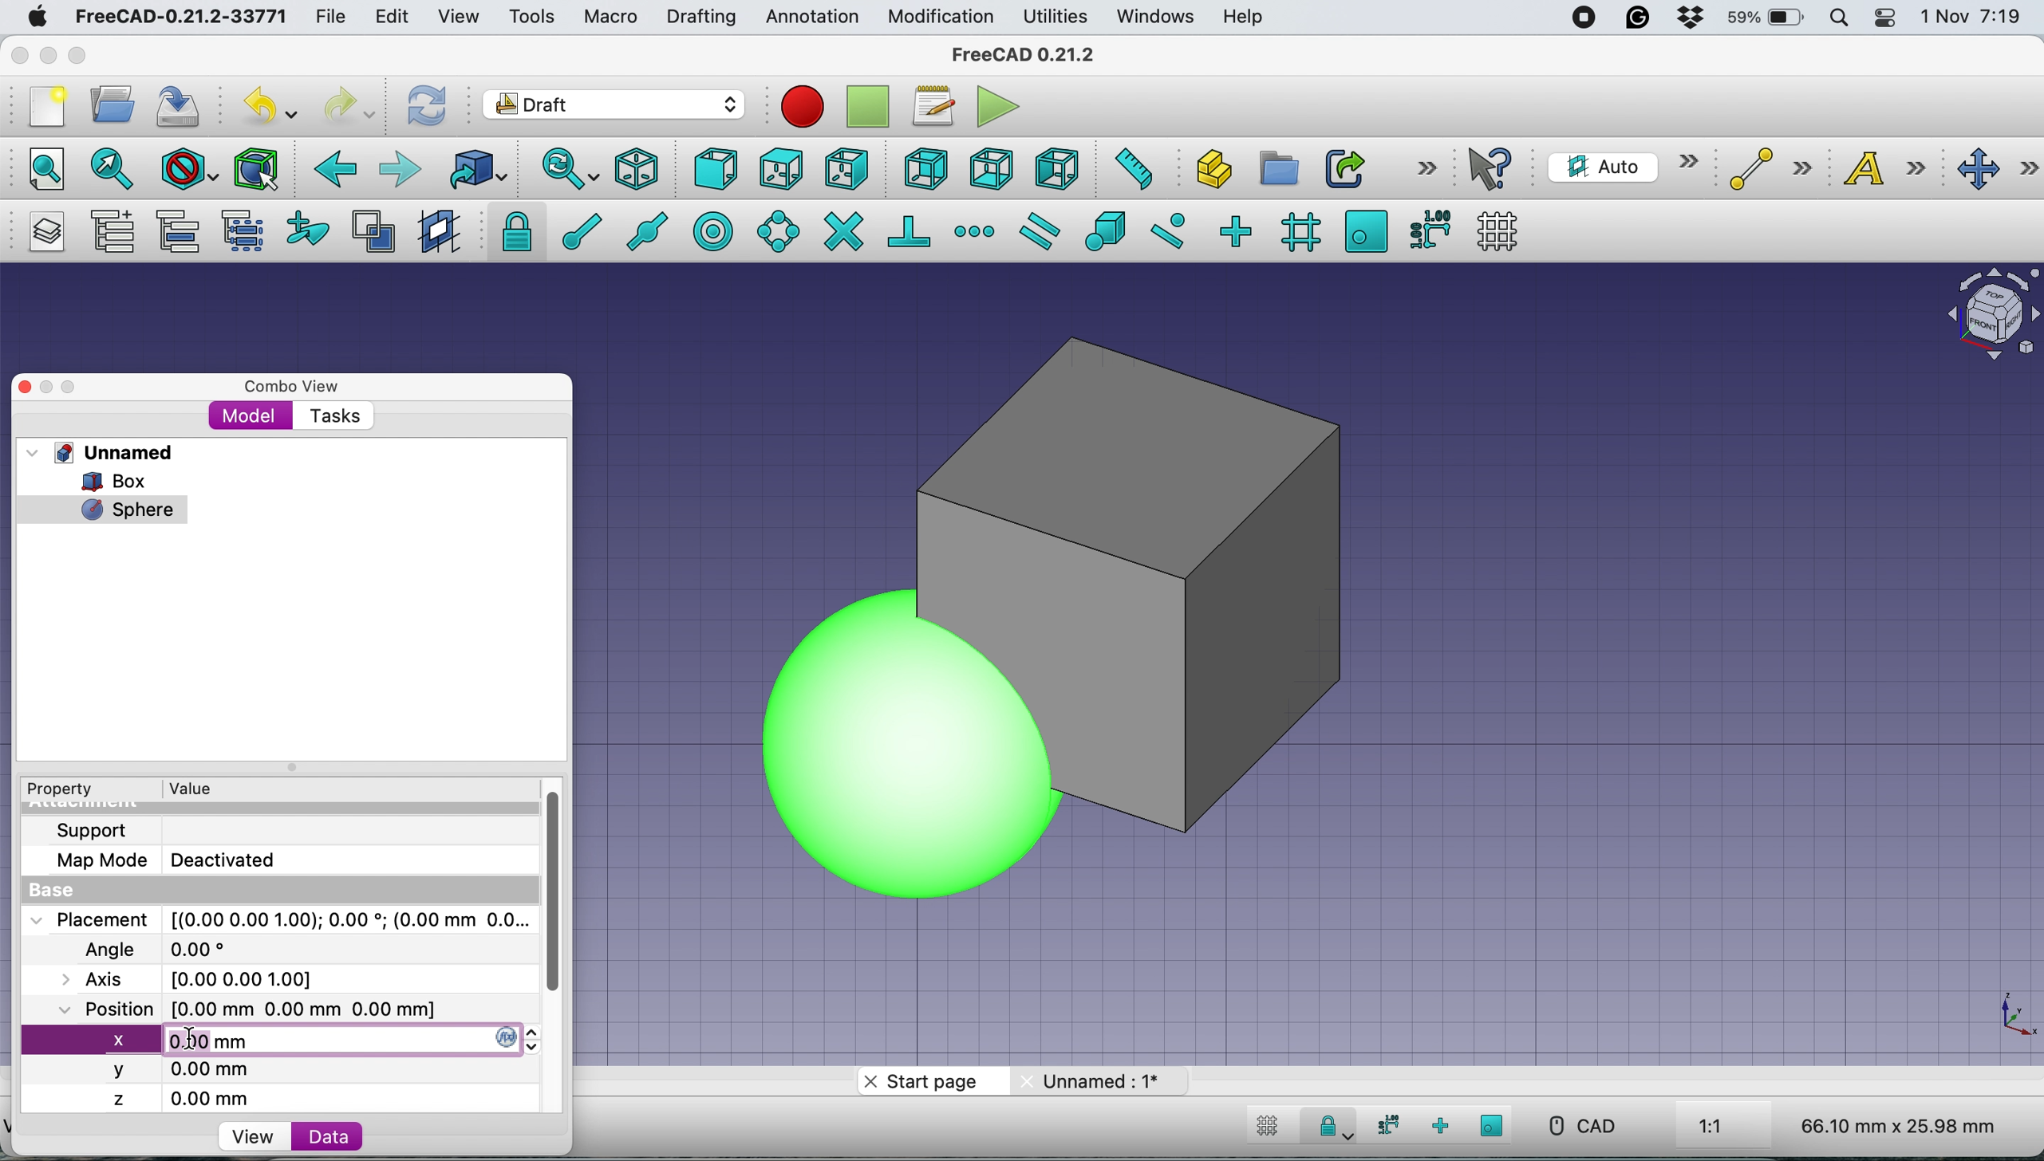  Describe the element at coordinates (176, 859) in the screenshot. I see `map mode` at that location.